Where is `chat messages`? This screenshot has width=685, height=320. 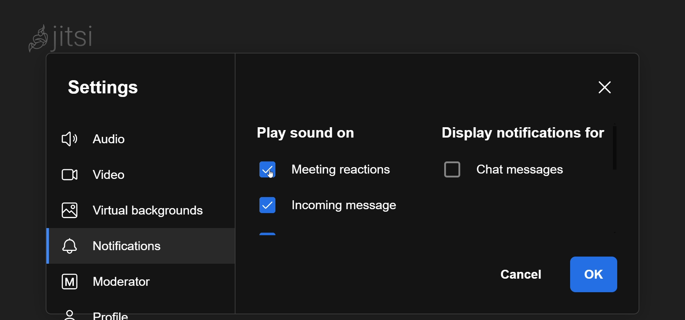 chat messages is located at coordinates (507, 169).